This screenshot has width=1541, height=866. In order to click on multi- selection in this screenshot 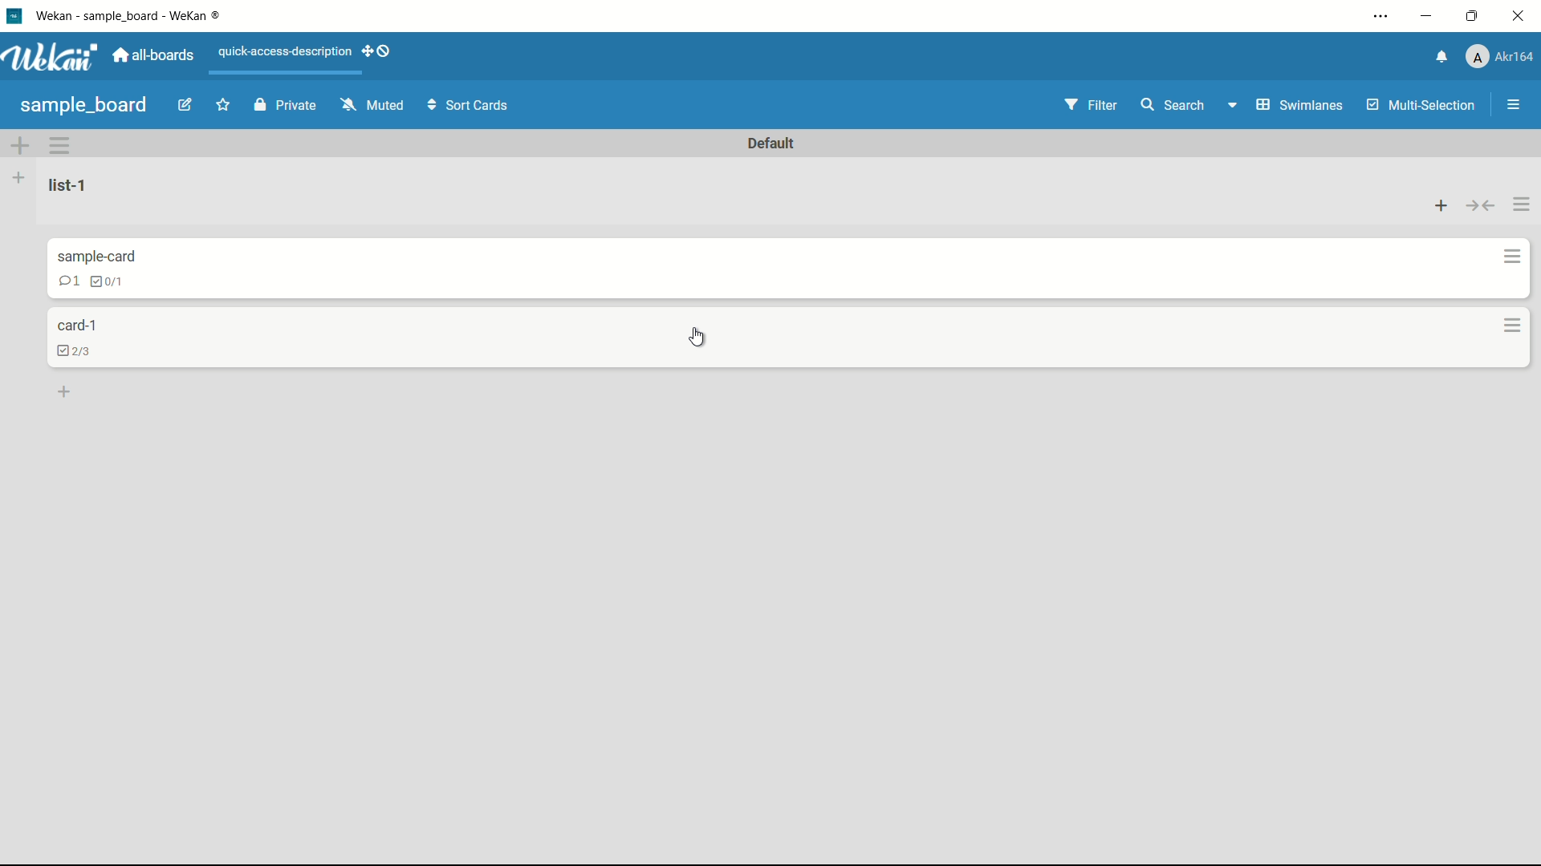, I will do `click(1418, 106)`.